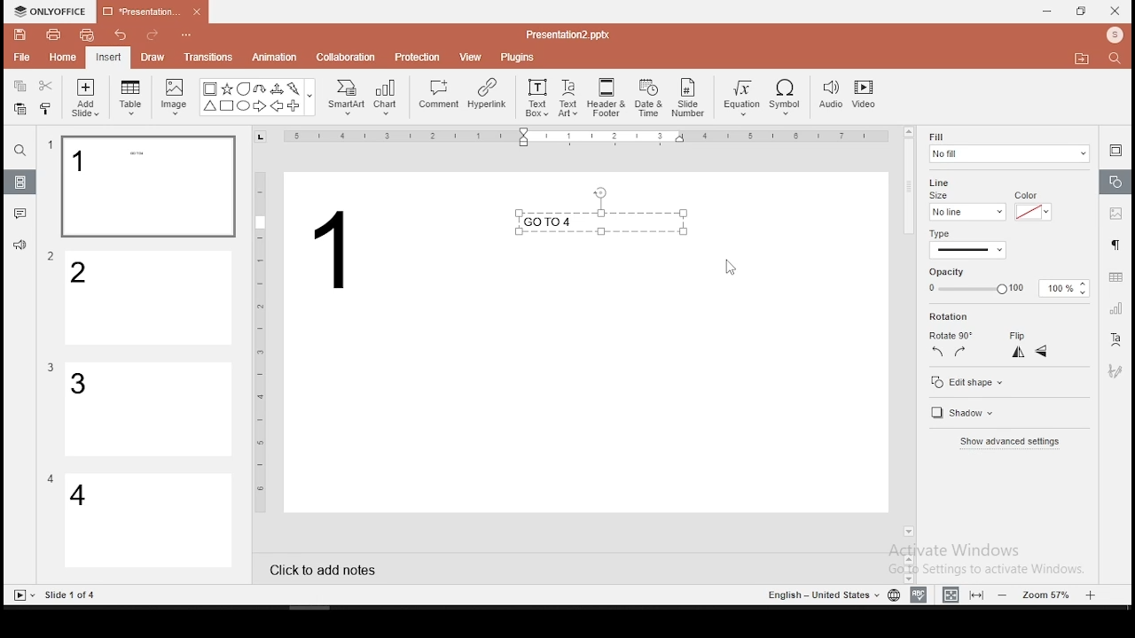 This screenshot has height=638, width=1135. What do you see at coordinates (961, 351) in the screenshot?
I see `rotate 90 clockwise` at bounding box center [961, 351].